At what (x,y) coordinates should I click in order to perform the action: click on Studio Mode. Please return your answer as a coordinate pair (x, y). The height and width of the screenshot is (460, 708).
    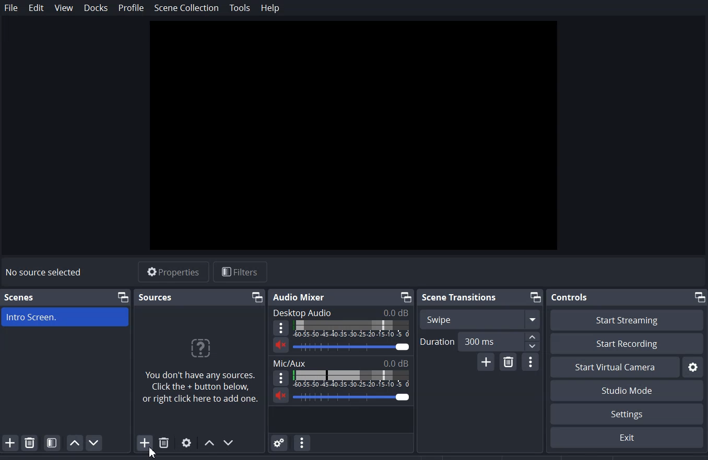
    Looking at the image, I should click on (626, 391).